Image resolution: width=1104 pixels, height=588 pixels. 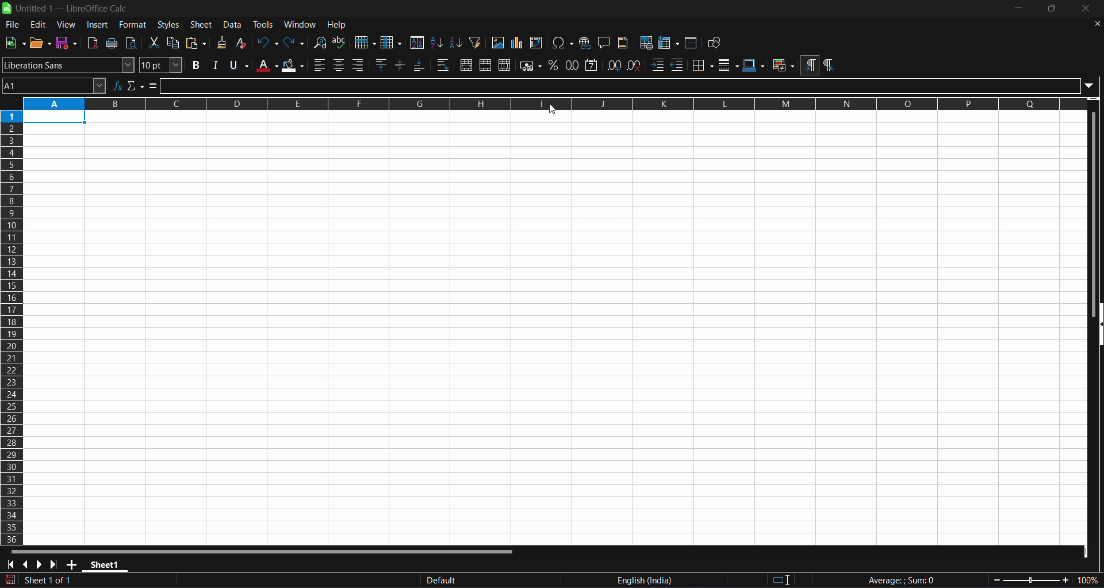 I want to click on sort, so click(x=416, y=42).